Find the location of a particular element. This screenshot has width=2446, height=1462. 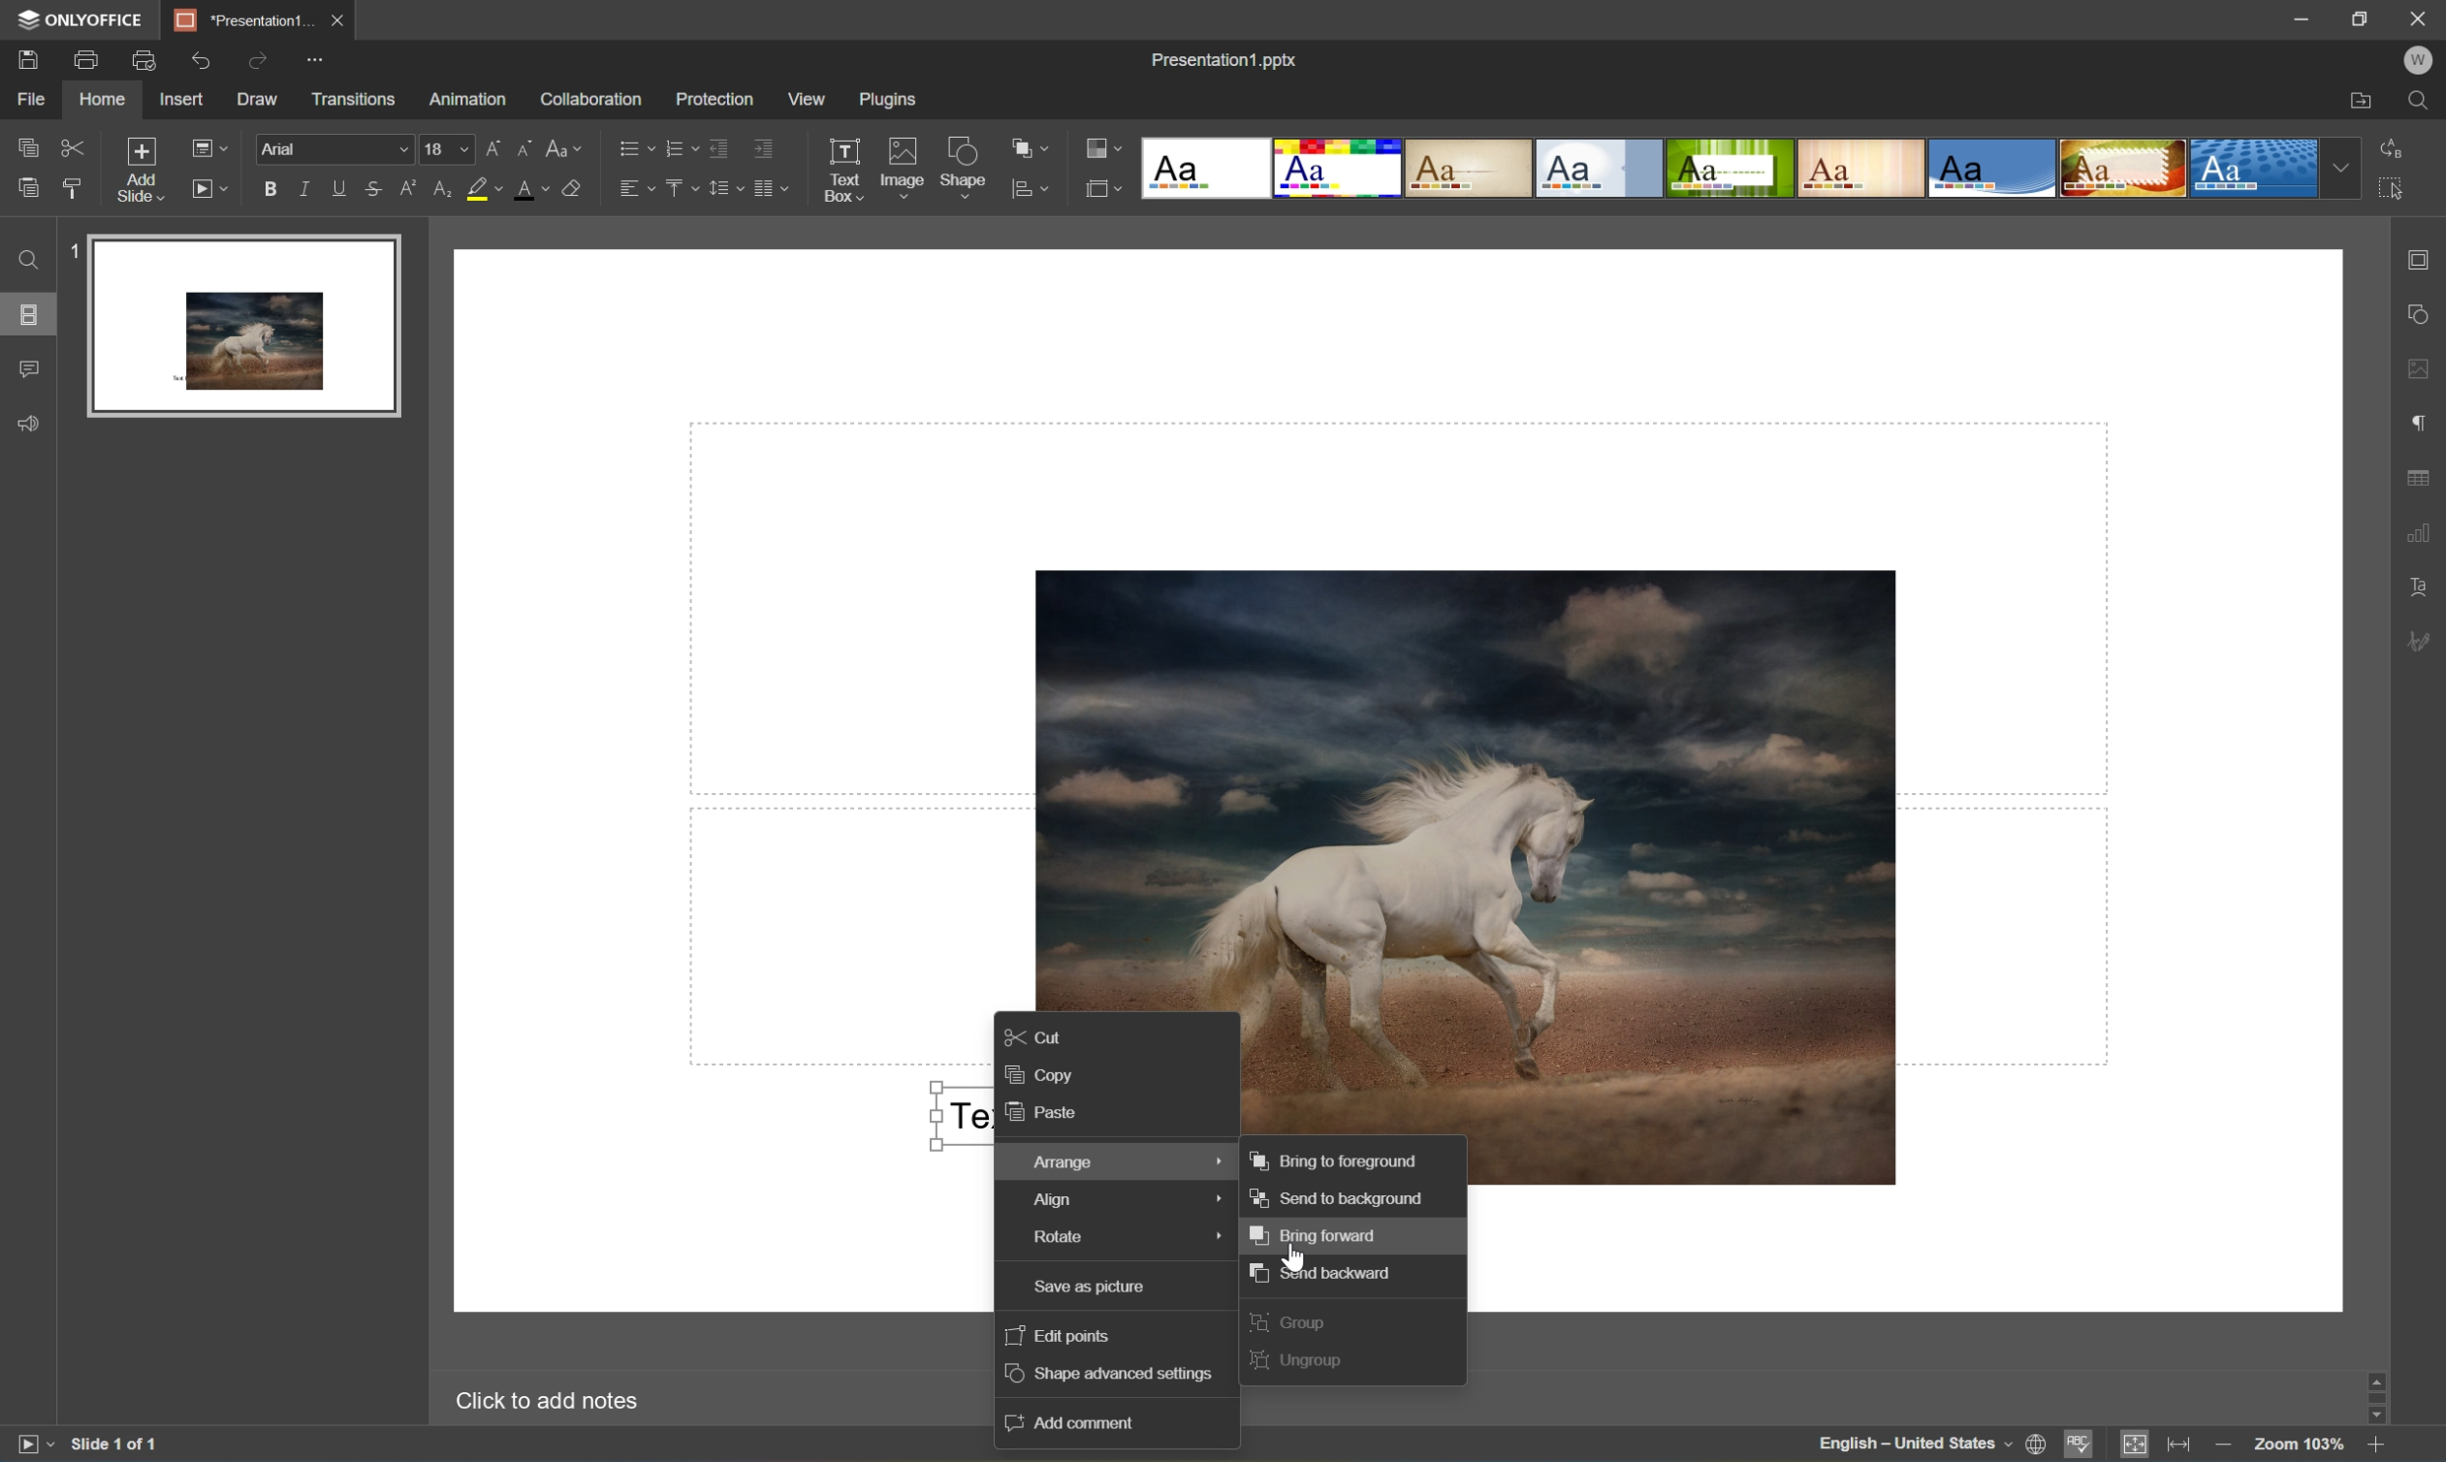

Animation is located at coordinates (471, 100).